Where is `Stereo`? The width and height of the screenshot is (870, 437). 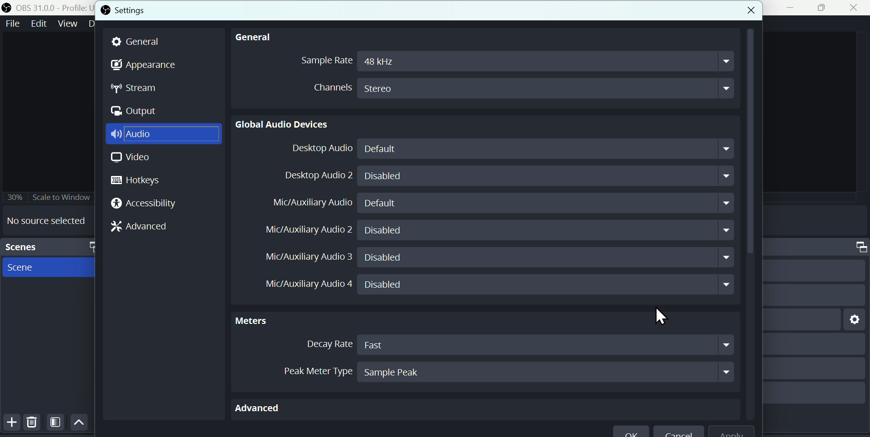 Stereo is located at coordinates (549, 89).